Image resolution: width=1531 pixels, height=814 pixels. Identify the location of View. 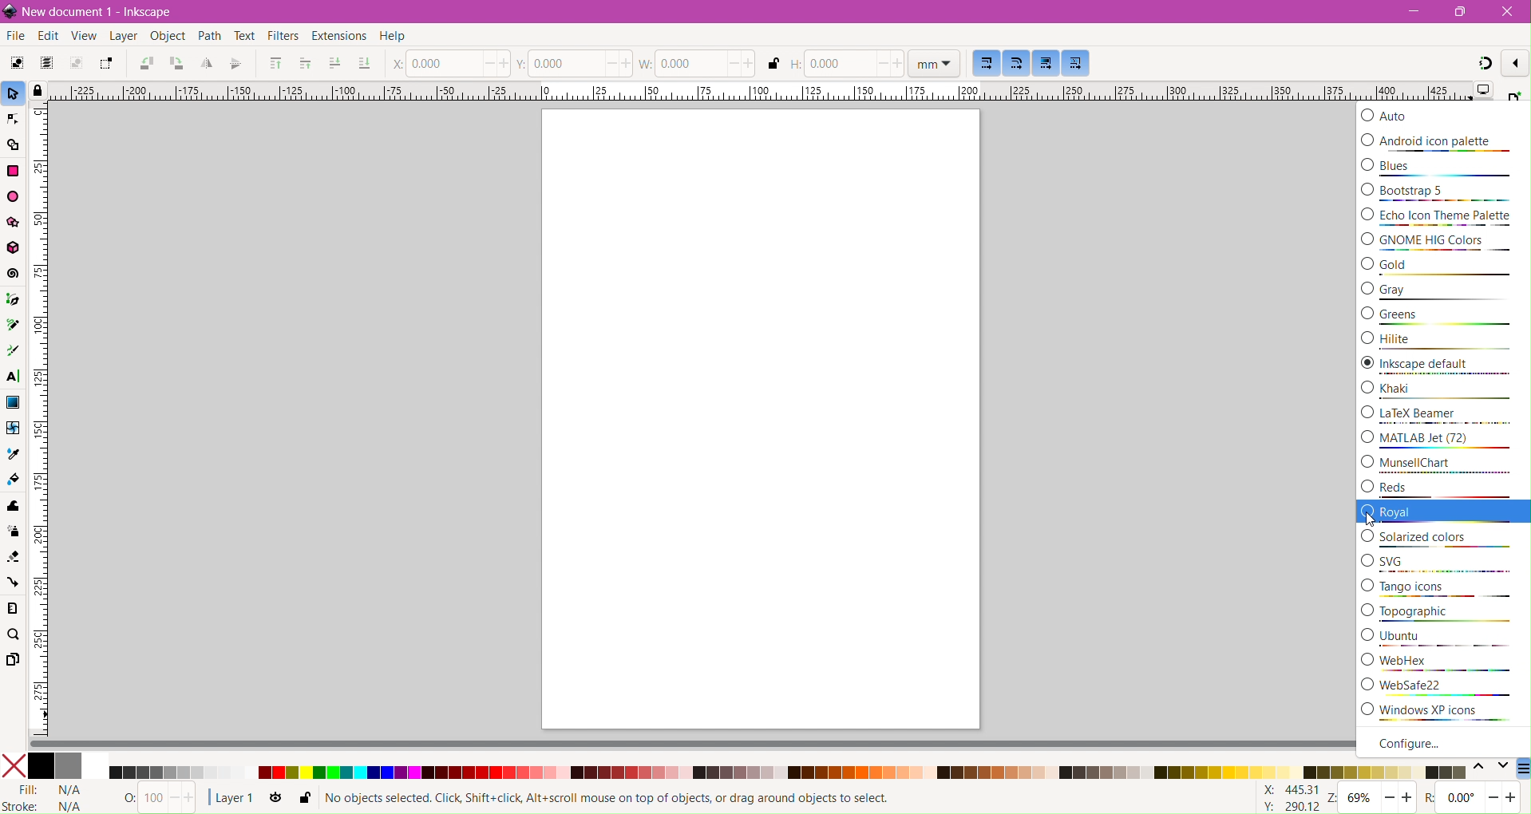
(81, 36).